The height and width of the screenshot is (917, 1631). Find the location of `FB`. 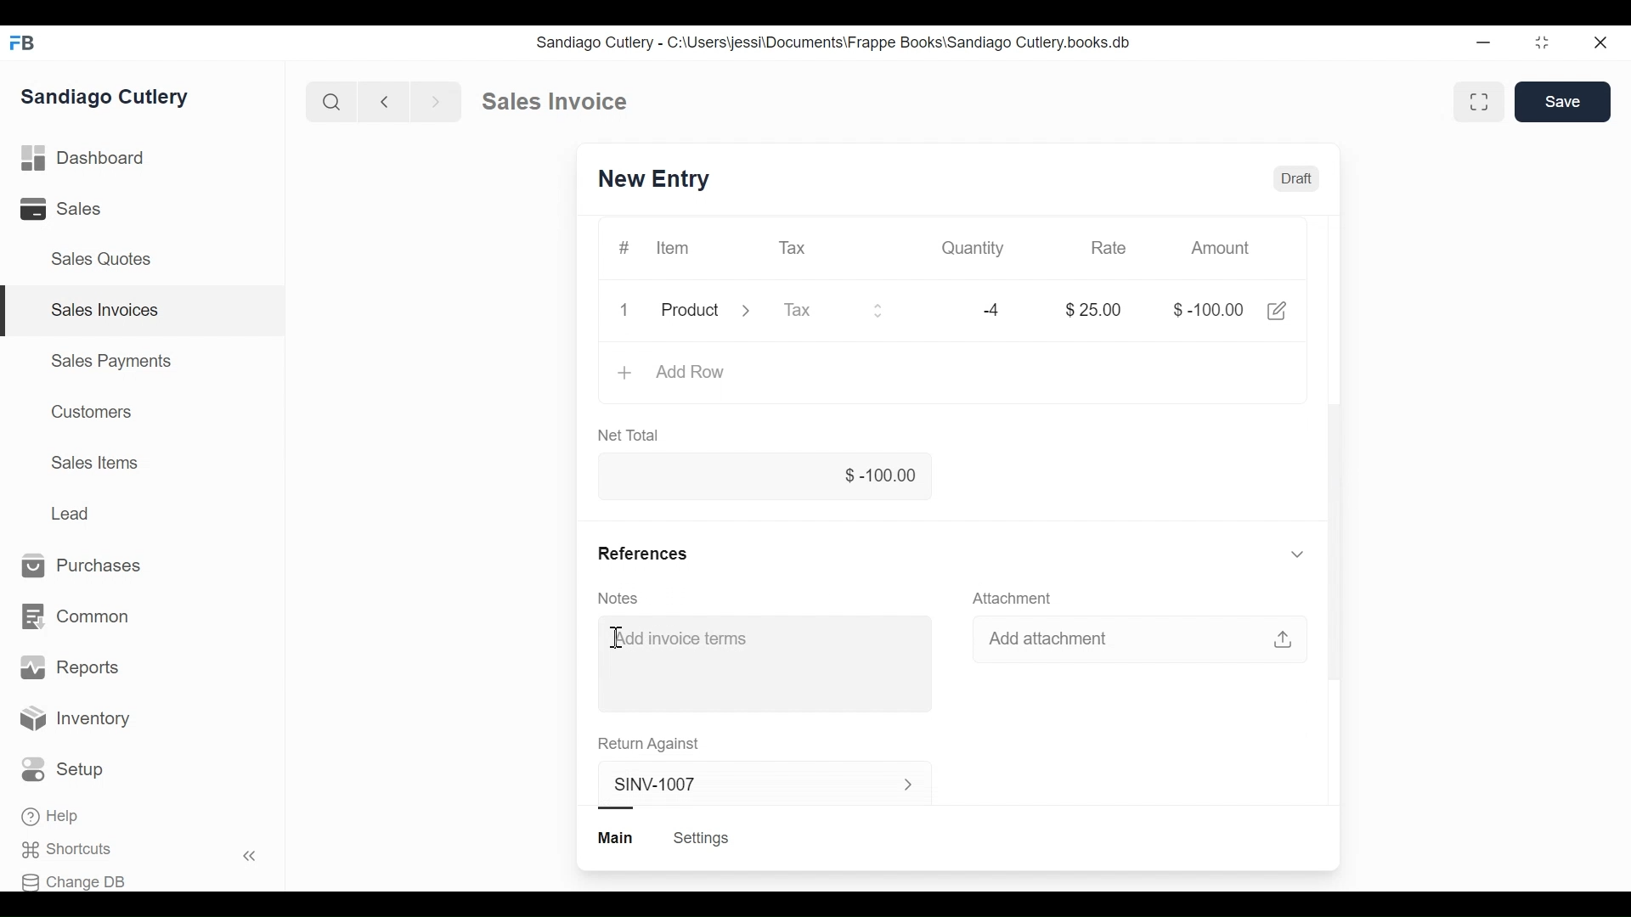

FB is located at coordinates (25, 43).